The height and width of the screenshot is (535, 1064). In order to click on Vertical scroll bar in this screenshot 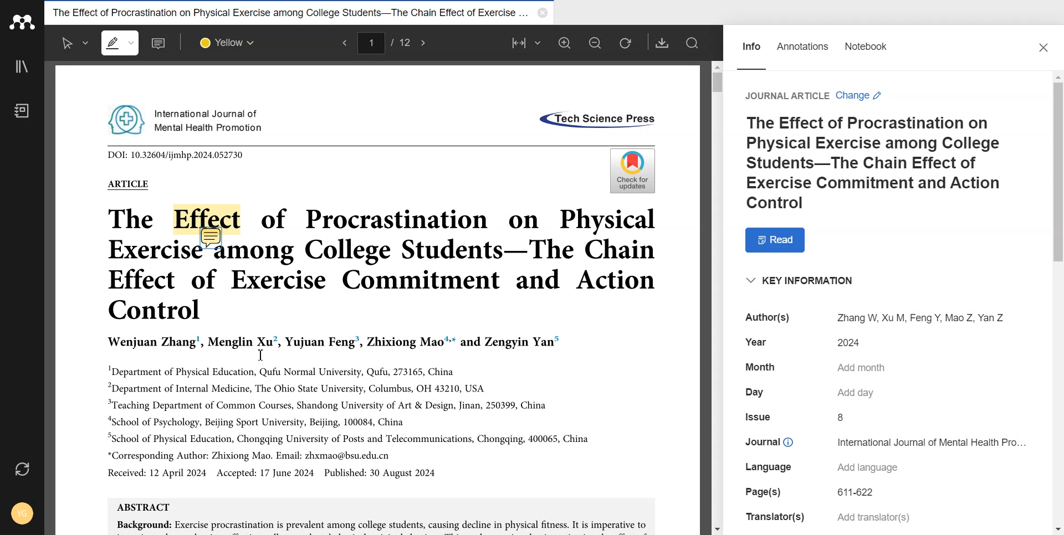, I will do `click(1057, 302)`.